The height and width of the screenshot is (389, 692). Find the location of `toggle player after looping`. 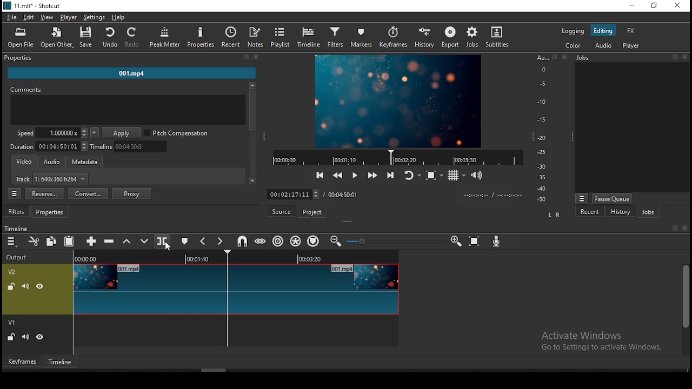

toggle player after looping is located at coordinates (412, 174).